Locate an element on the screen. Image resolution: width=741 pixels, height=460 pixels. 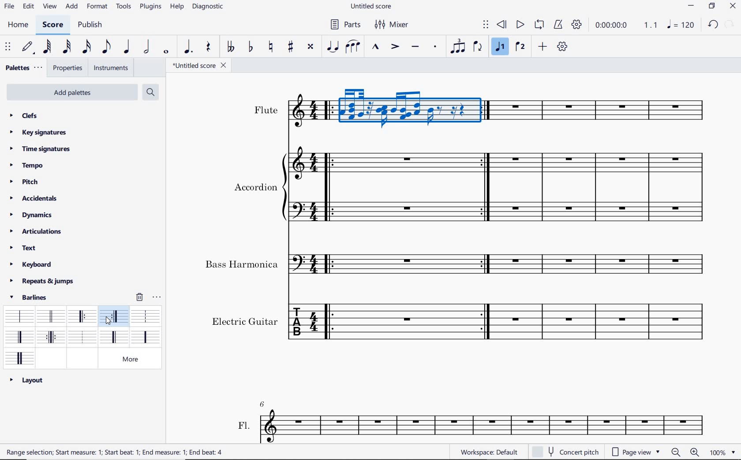
diagnostic is located at coordinates (209, 8).